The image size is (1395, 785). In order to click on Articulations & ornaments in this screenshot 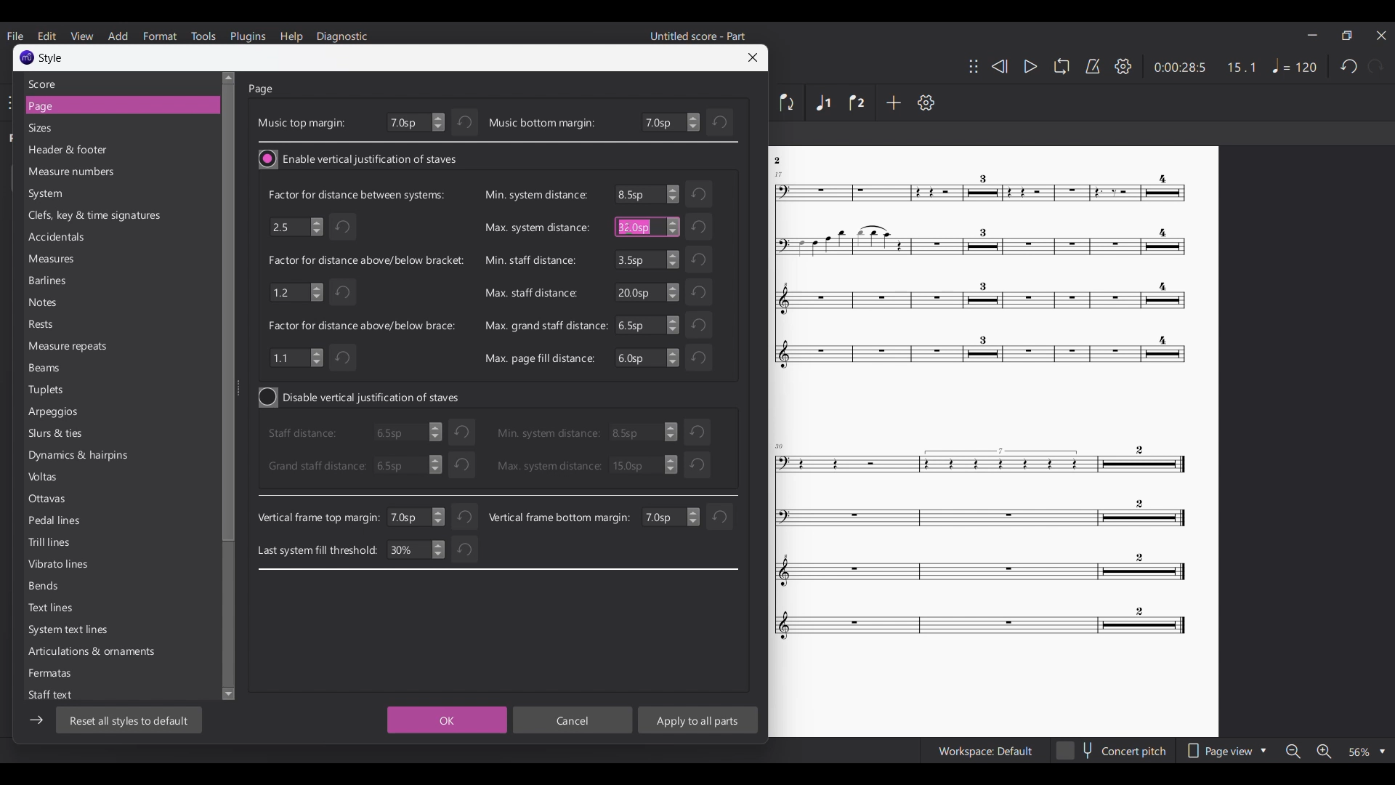, I will do `click(90, 653)`.